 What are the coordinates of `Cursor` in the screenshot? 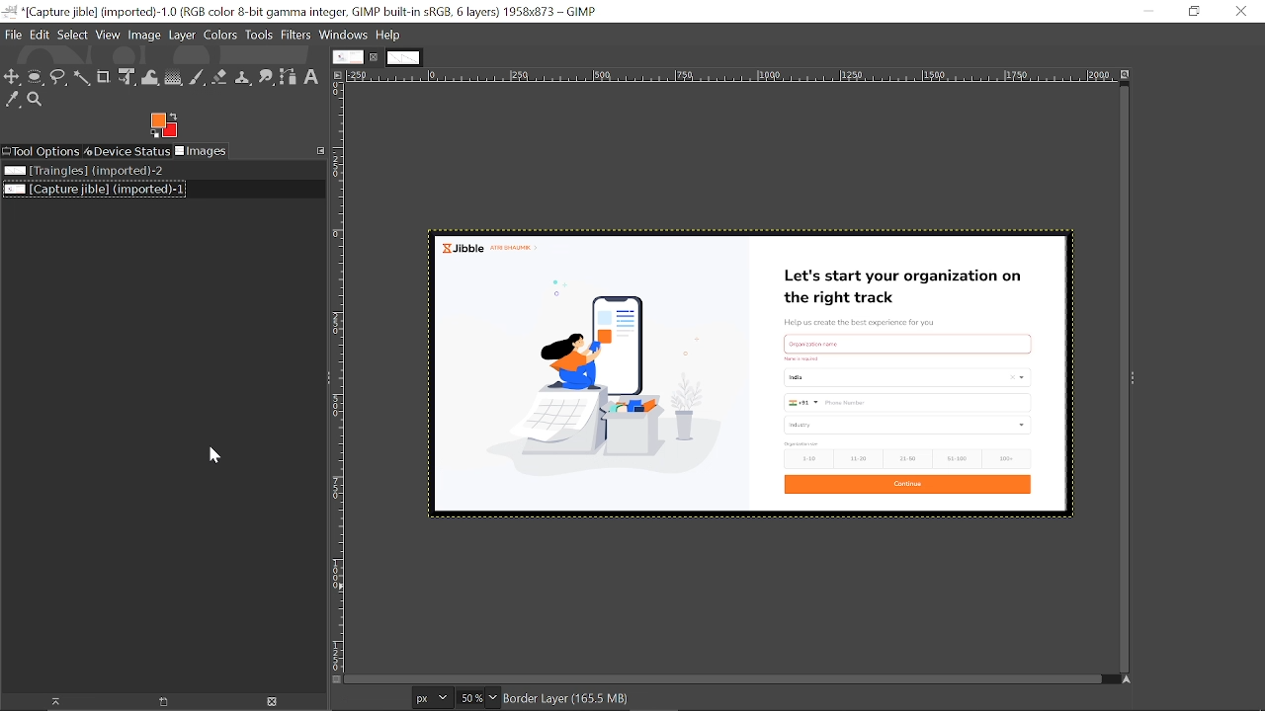 It's located at (210, 459).